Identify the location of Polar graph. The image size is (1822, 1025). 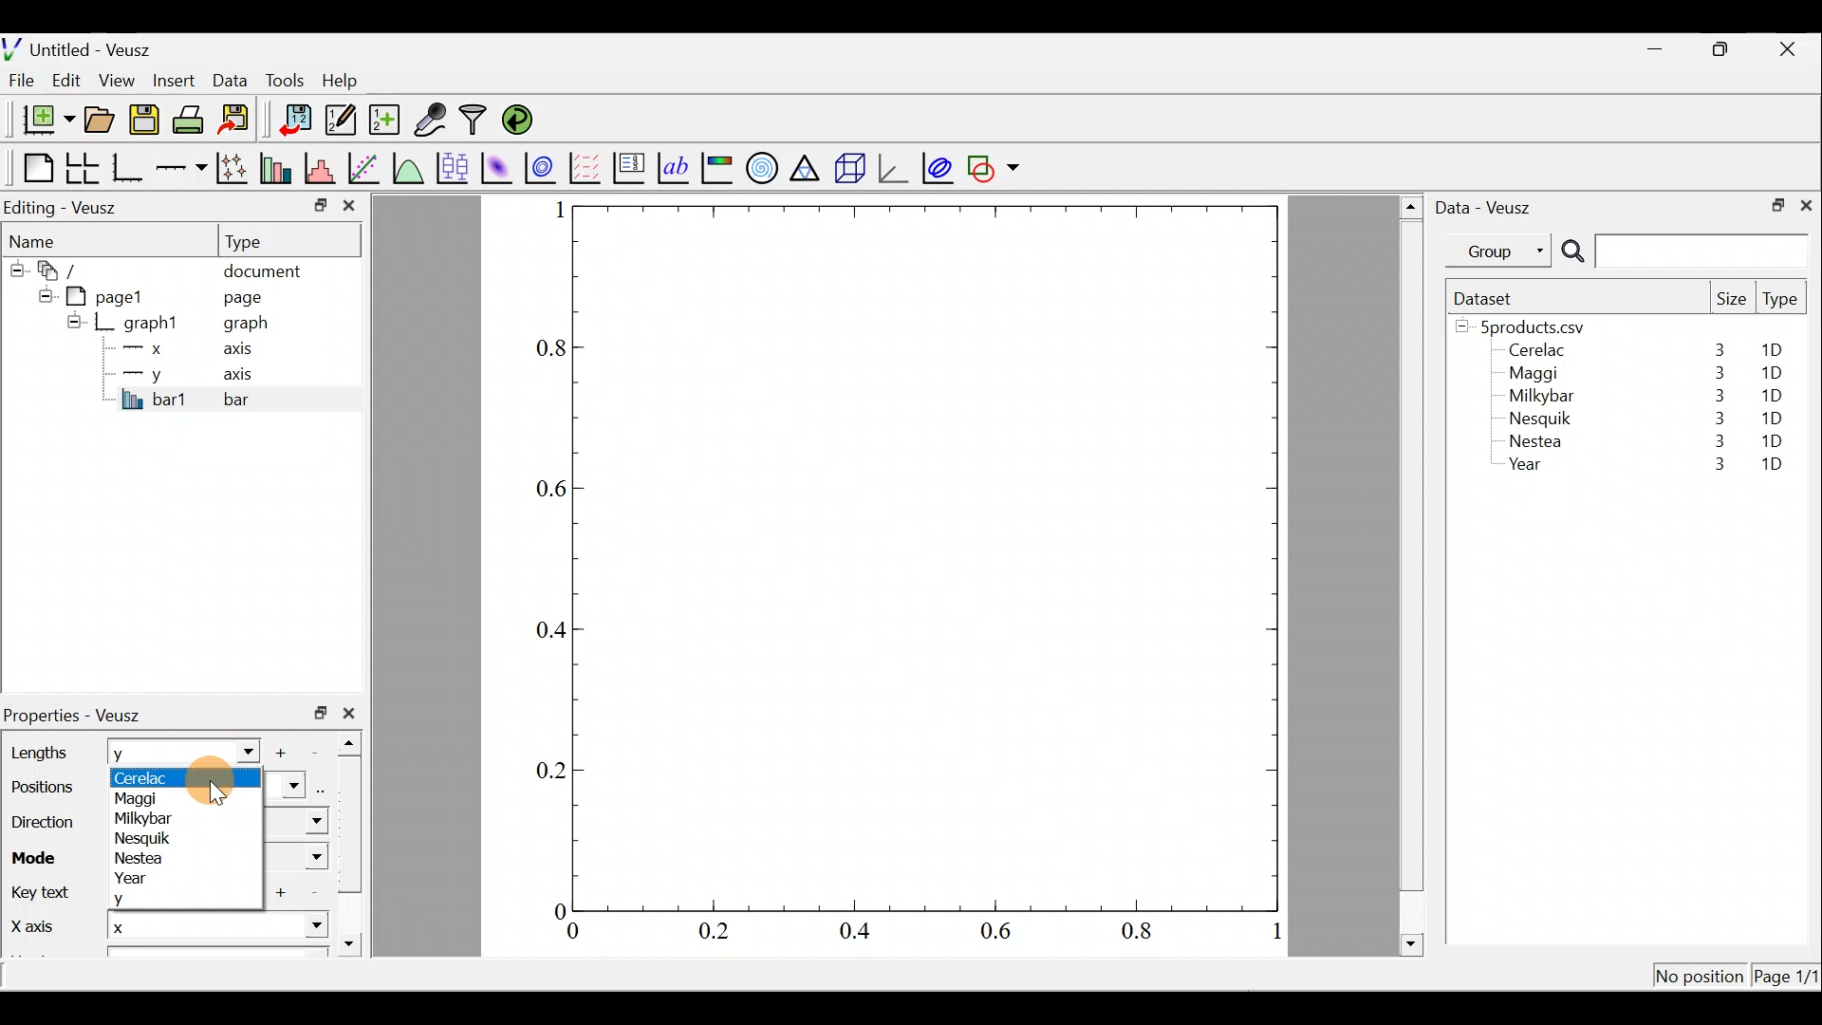
(758, 165).